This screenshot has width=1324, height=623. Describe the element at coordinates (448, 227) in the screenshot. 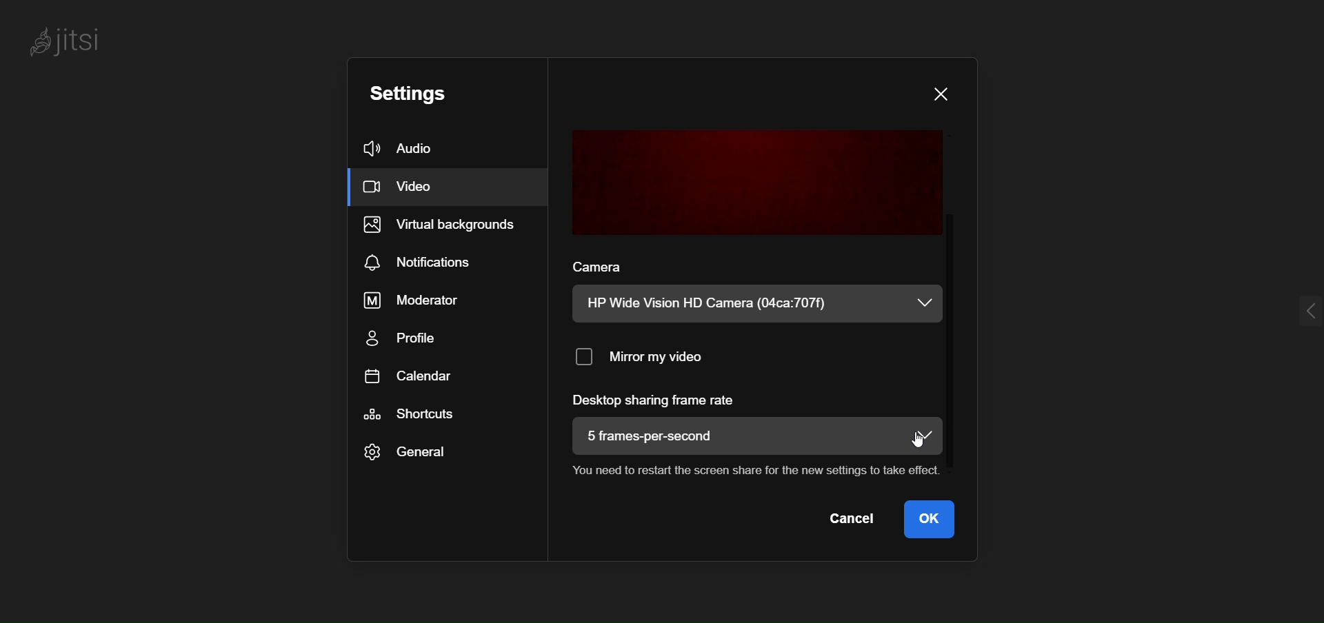

I see `virtual background` at that location.